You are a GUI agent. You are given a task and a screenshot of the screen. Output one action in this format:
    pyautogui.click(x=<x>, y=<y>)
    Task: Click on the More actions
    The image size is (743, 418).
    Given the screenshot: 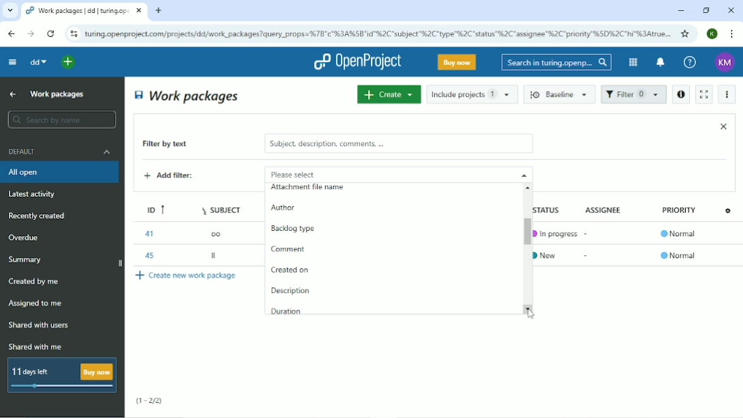 What is the action you would take?
    pyautogui.click(x=728, y=95)
    